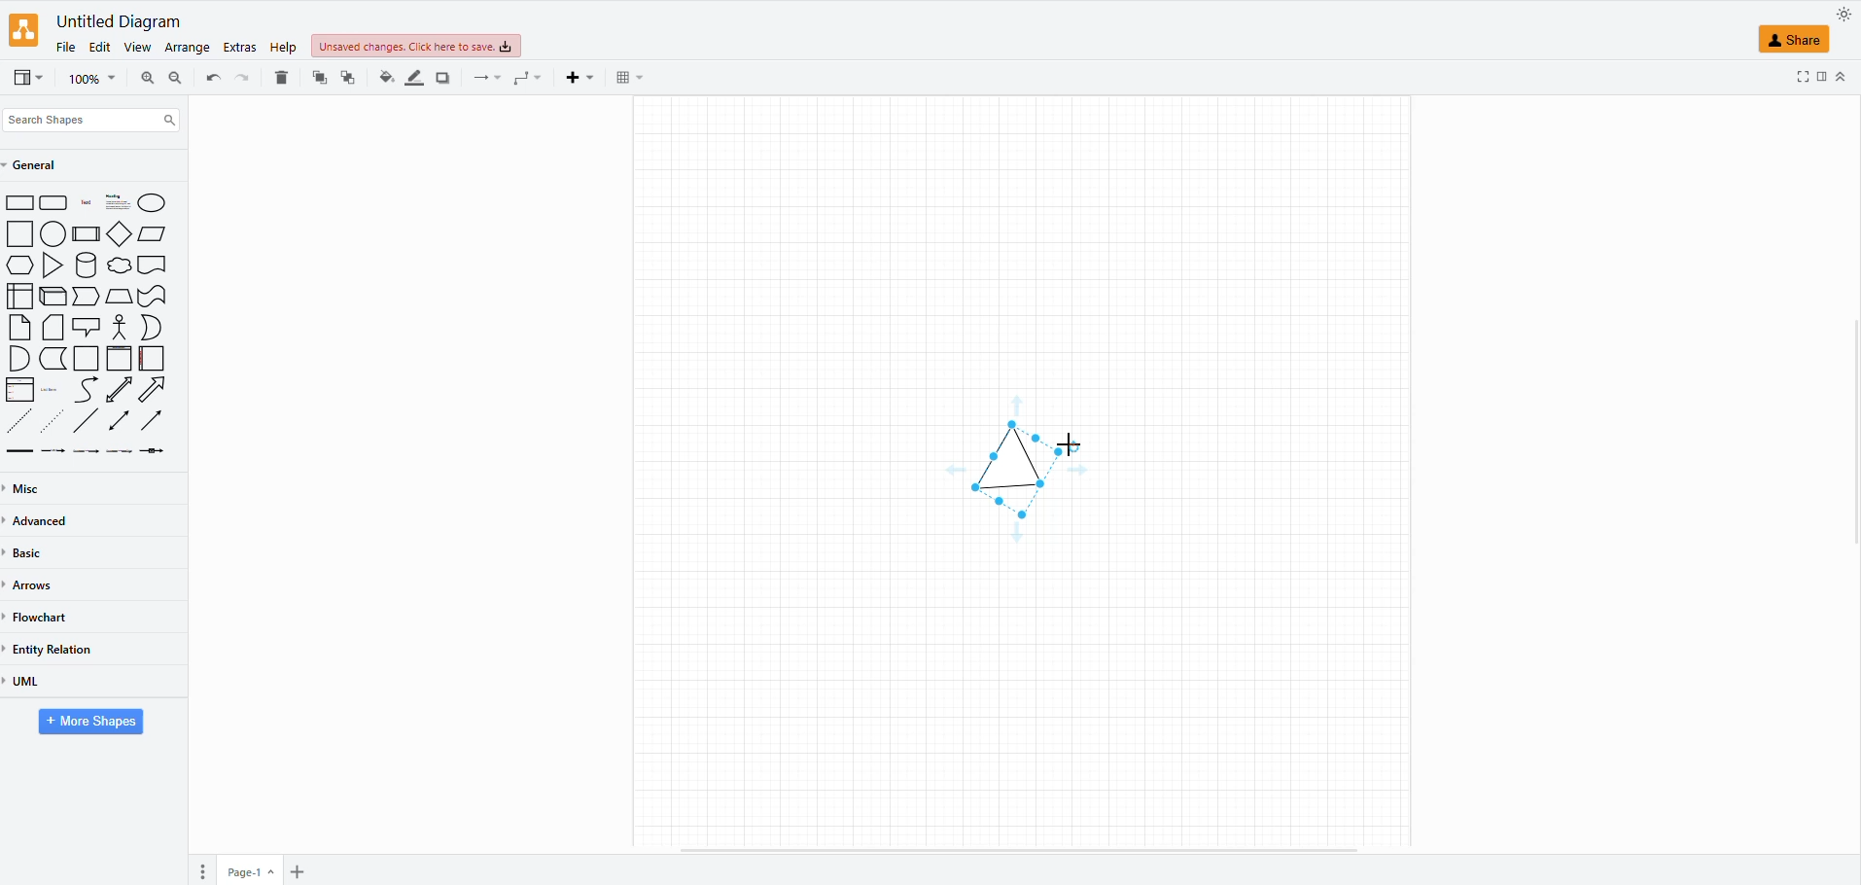 The height and width of the screenshot is (885, 1861). Describe the element at coordinates (154, 390) in the screenshot. I see `Bordered Arrow` at that location.